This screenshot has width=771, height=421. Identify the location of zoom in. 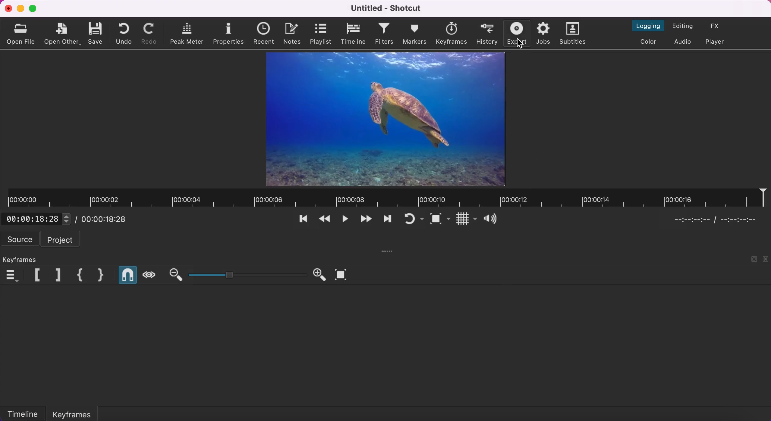
(318, 275).